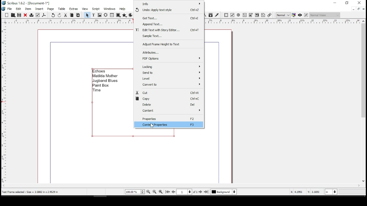 The height and width of the screenshot is (206, 367). I want to click on minimize, so click(353, 9).